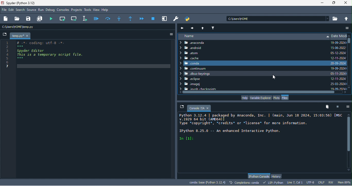 This screenshot has width=352, height=186. I want to click on search, so click(21, 10).